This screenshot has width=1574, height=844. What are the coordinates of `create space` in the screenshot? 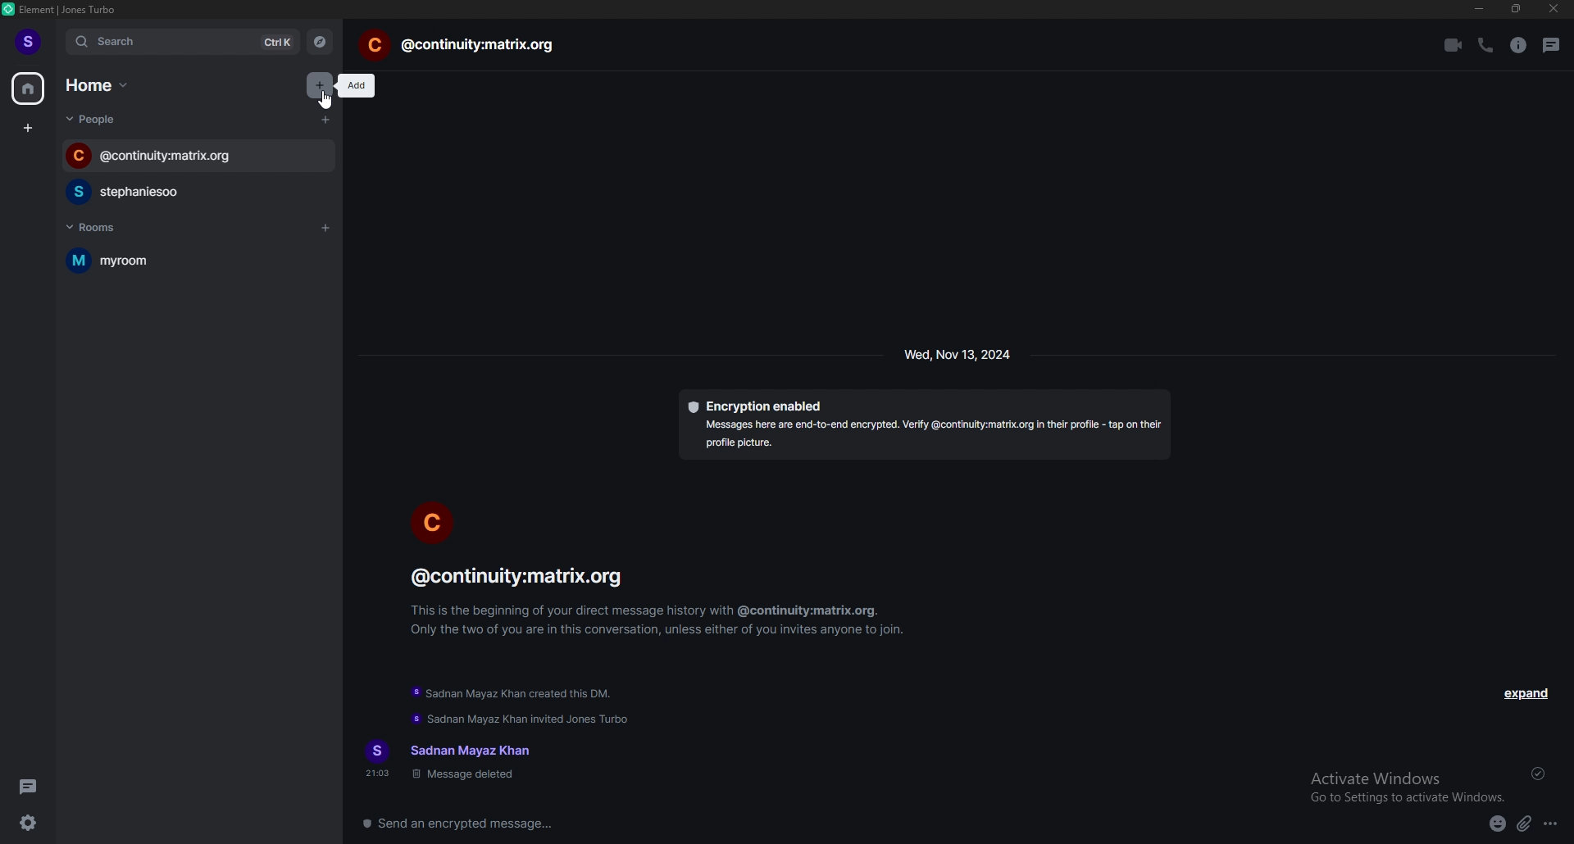 It's located at (29, 129).